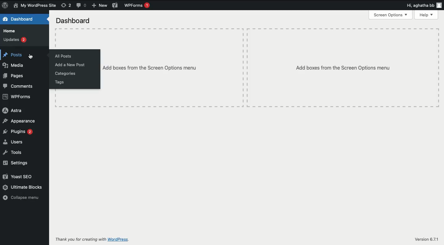  I want to click on Pages, so click(15, 77).